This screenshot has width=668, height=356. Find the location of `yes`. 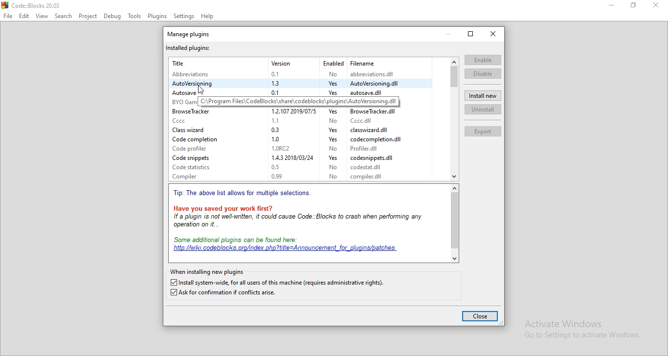

yes is located at coordinates (333, 111).